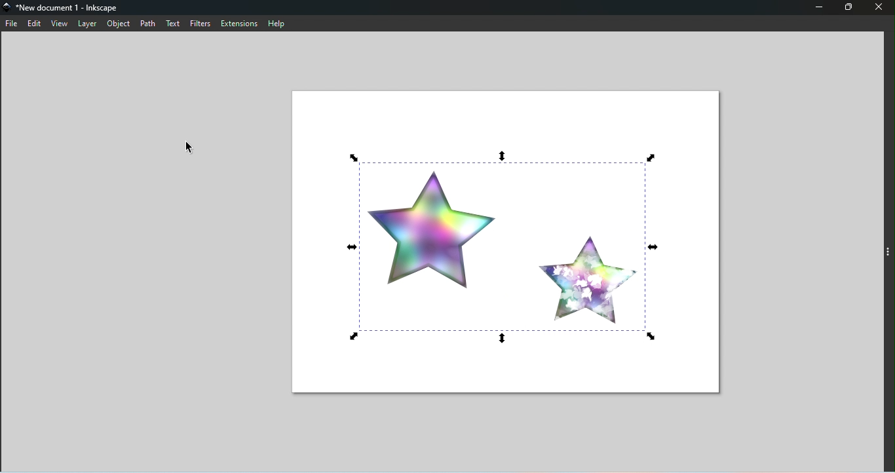 The height and width of the screenshot is (473, 895). Describe the element at coordinates (241, 23) in the screenshot. I see `Extensions` at that location.